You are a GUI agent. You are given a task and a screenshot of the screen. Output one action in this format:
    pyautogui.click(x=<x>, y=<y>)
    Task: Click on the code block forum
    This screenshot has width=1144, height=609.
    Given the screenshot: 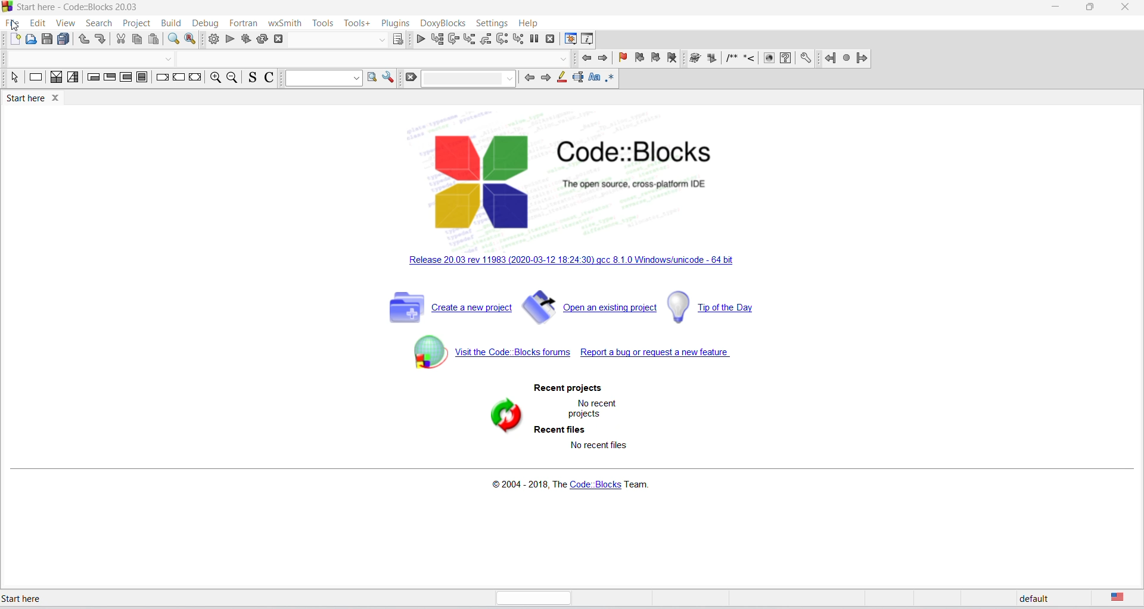 What is the action you would take?
    pyautogui.click(x=477, y=353)
    